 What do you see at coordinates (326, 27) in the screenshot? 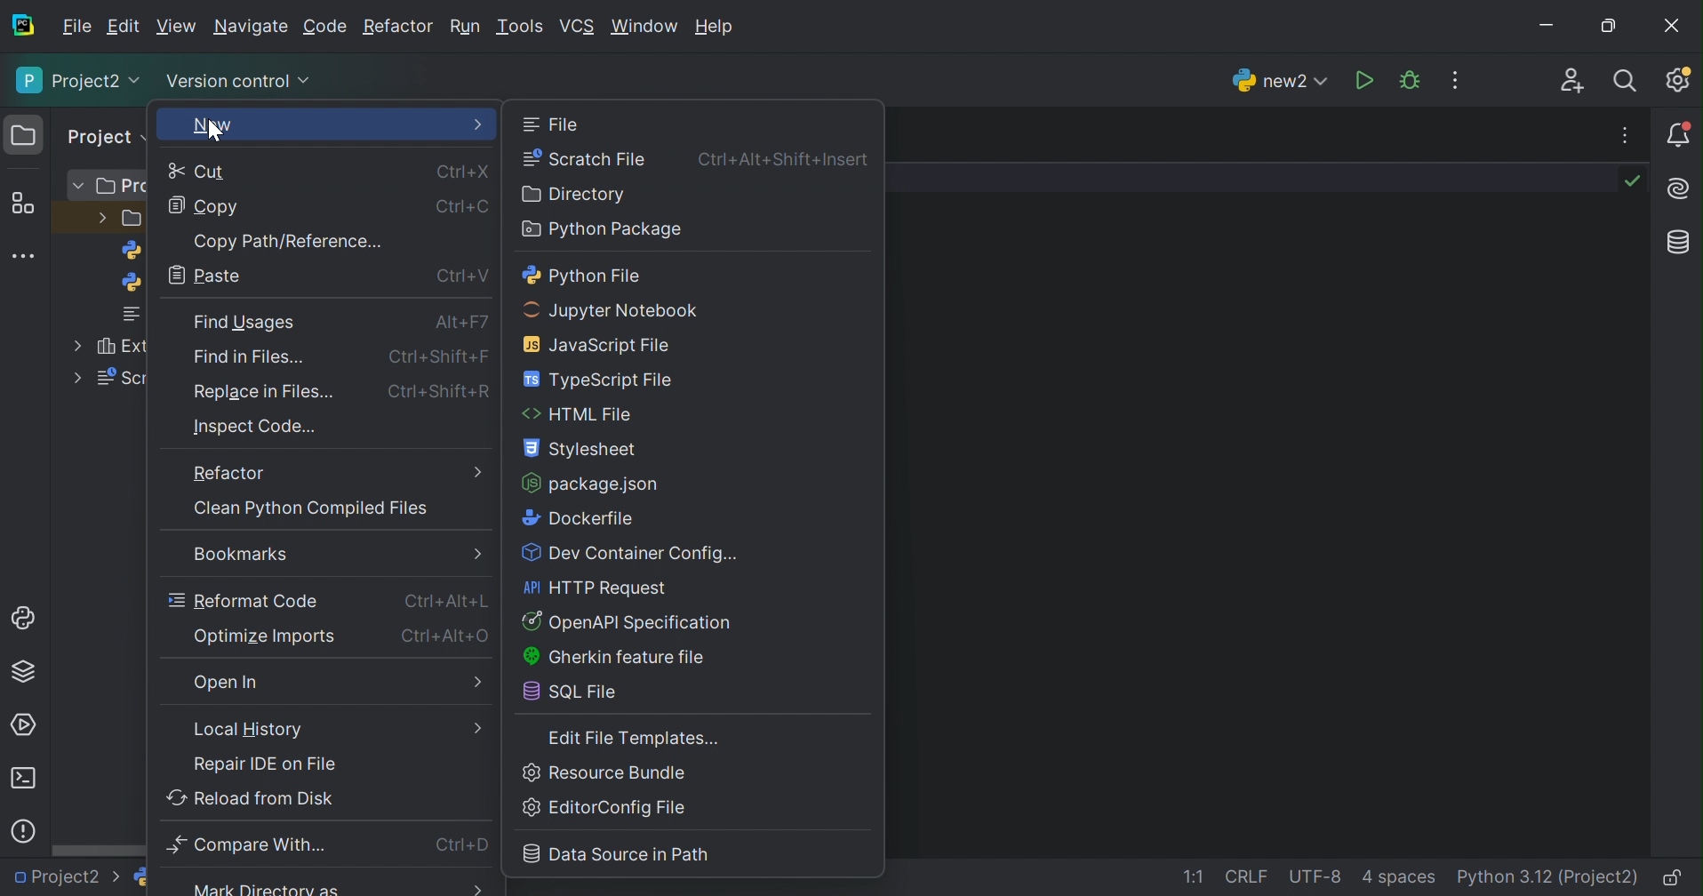
I see `Code` at bounding box center [326, 27].